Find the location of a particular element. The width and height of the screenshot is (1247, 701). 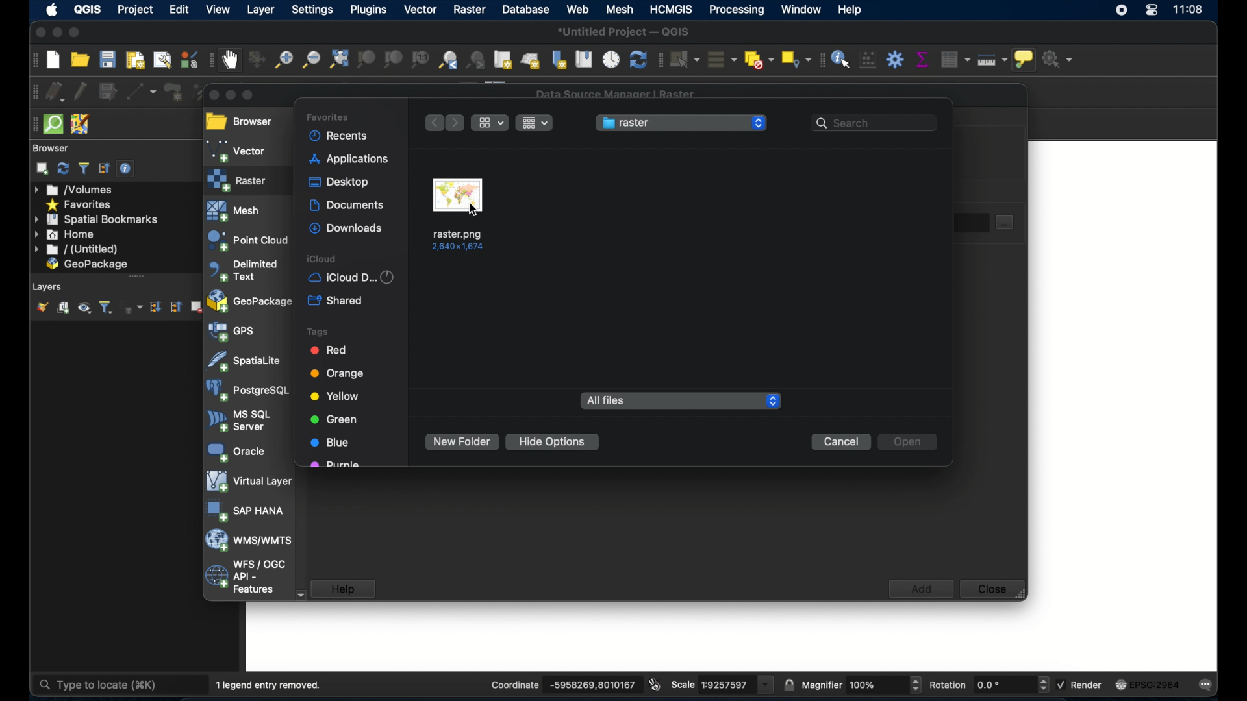

scroll down arrow is located at coordinates (299, 594).